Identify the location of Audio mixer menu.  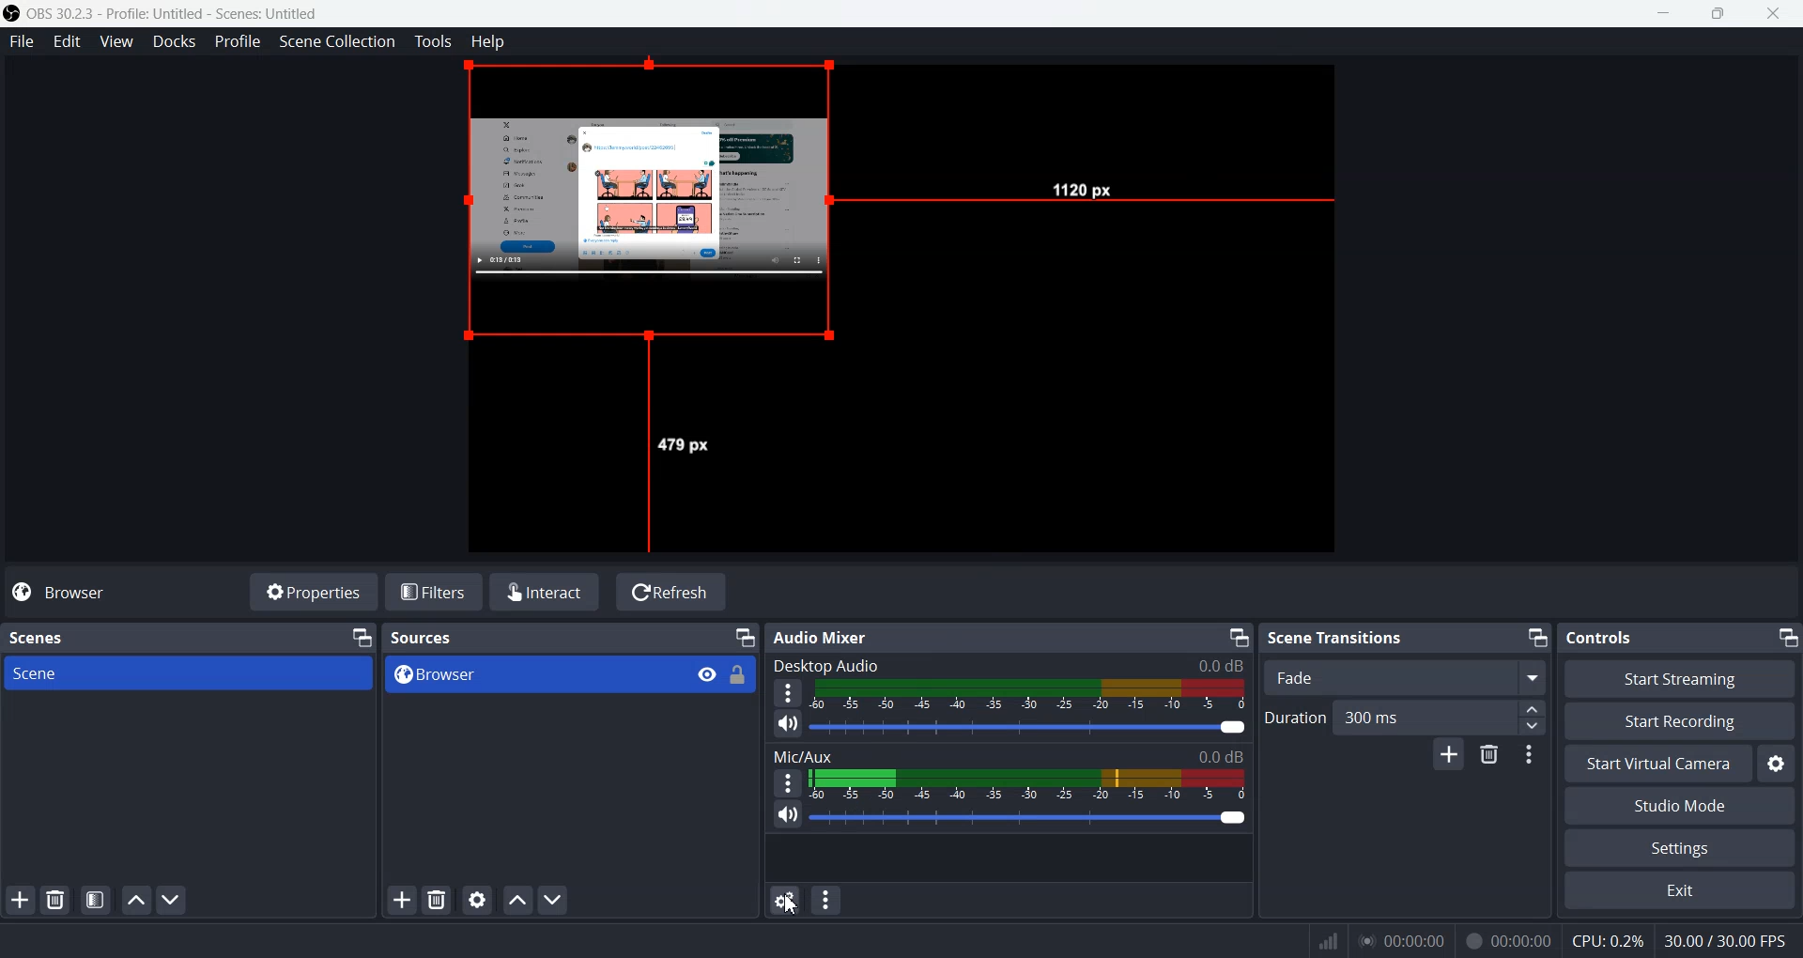
(827, 900).